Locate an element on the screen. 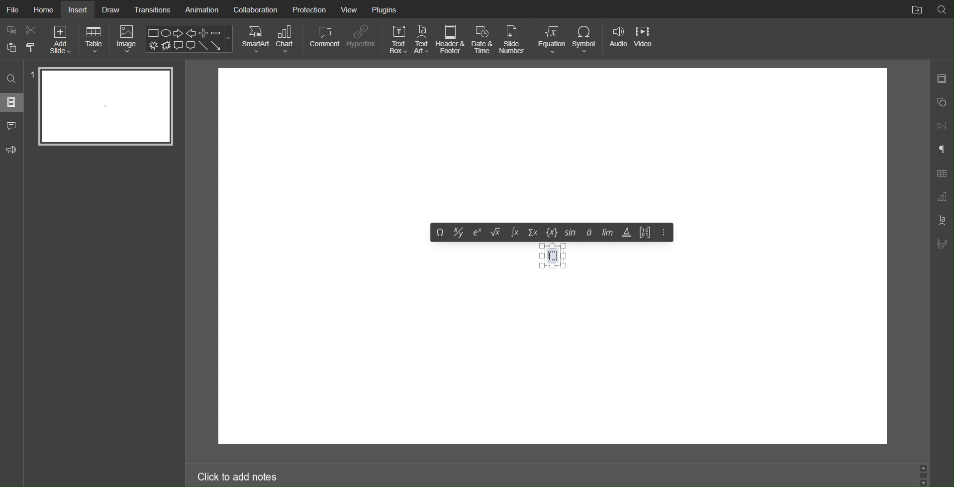 This screenshot has height=487, width=954. Collaboration is located at coordinates (255, 9).